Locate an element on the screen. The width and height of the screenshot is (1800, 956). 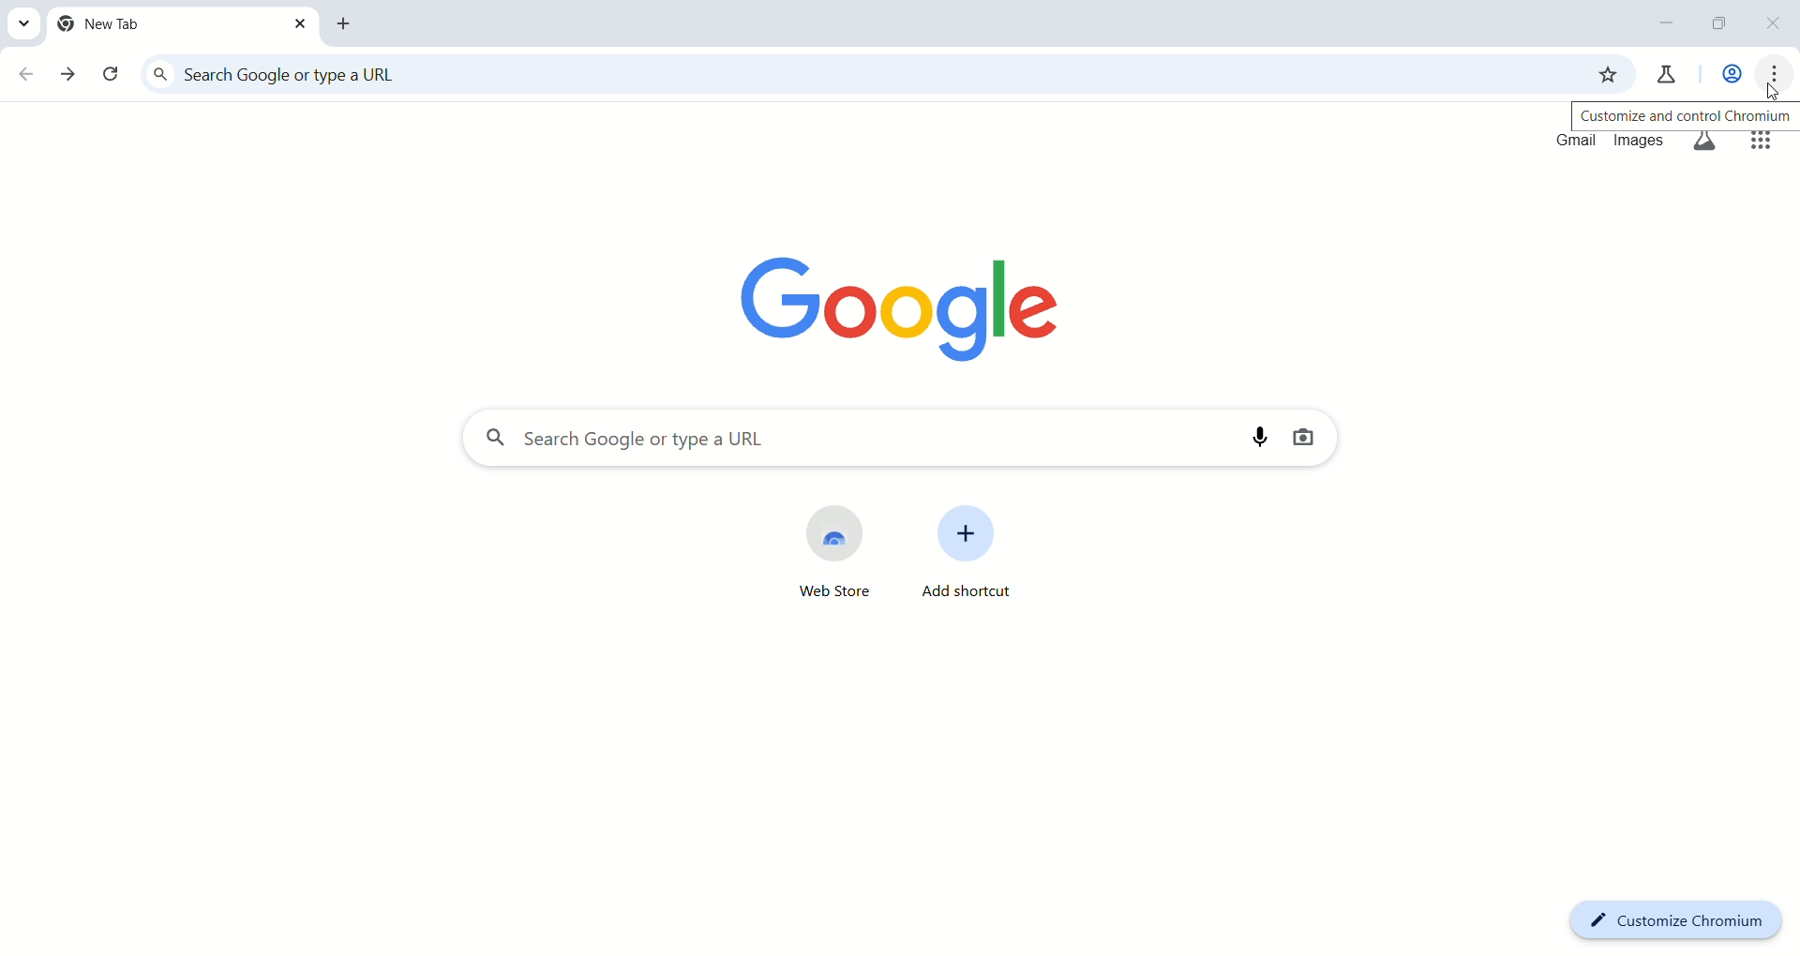
maximize is located at coordinates (1723, 26).